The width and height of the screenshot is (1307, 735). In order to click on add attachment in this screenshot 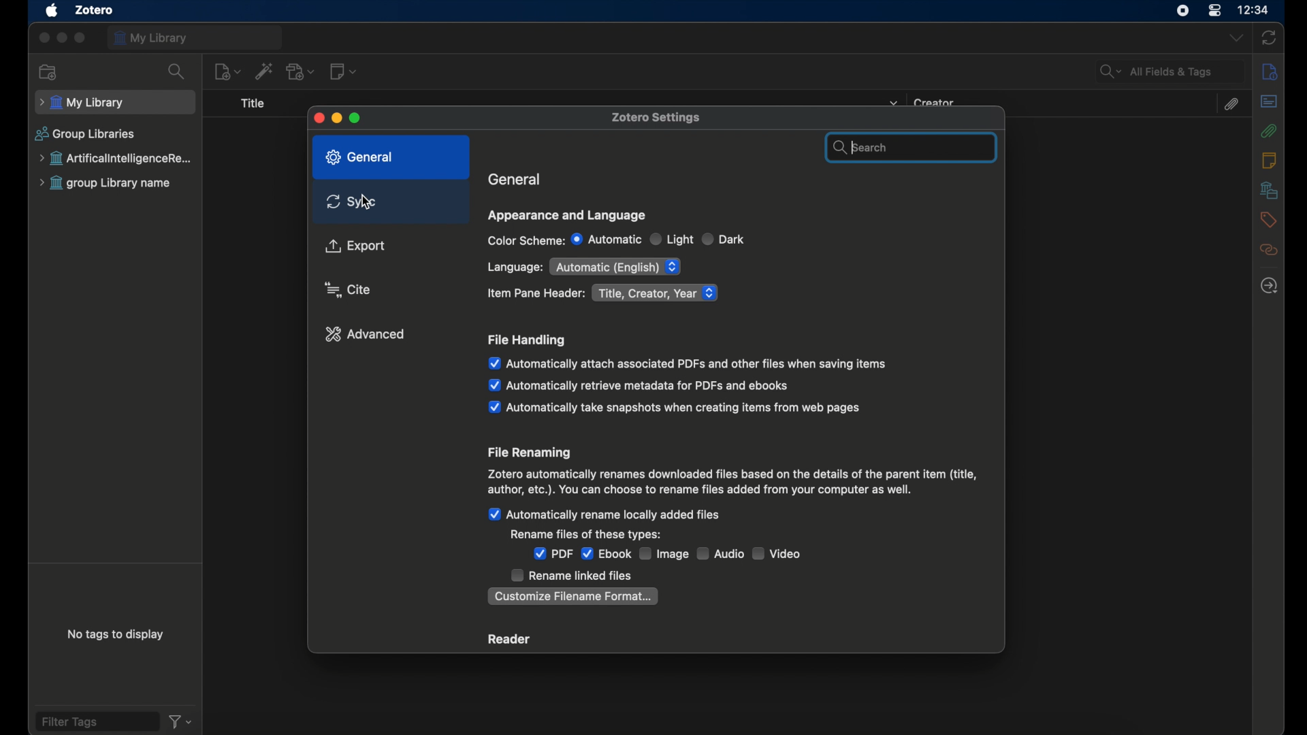, I will do `click(302, 71)`.